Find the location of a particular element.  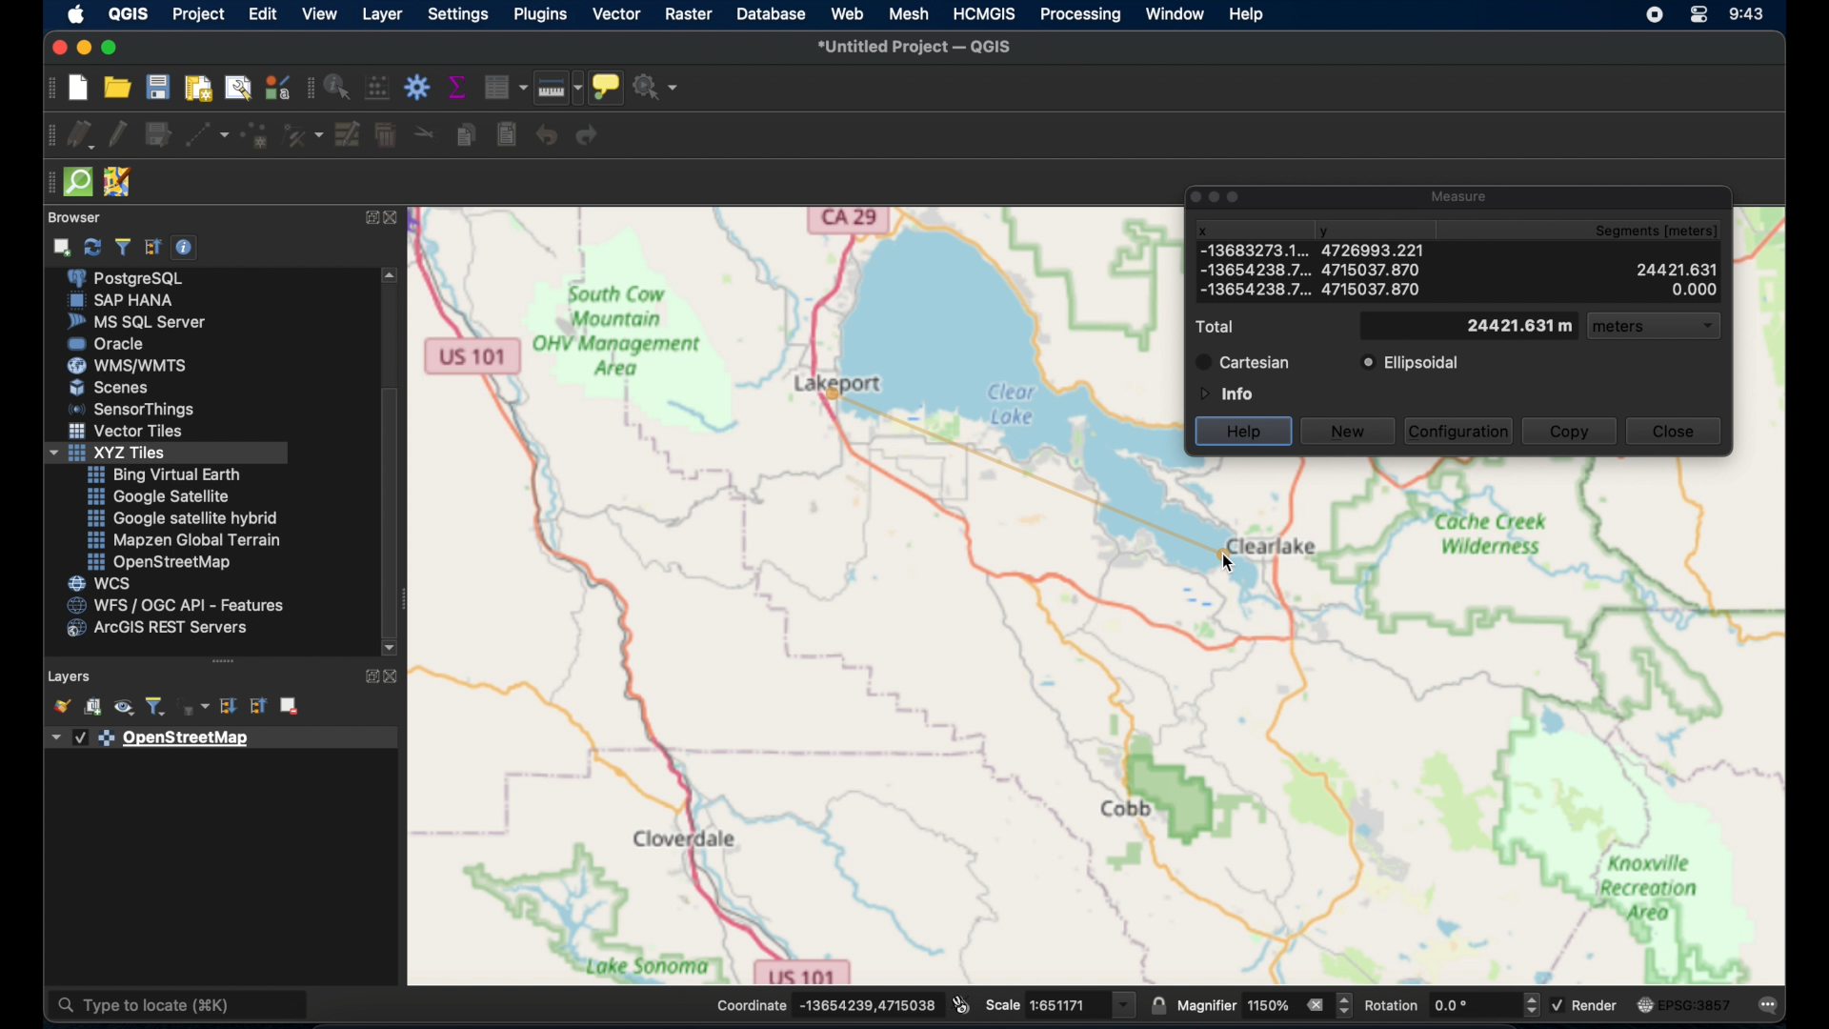

measure line is located at coordinates (558, 88).